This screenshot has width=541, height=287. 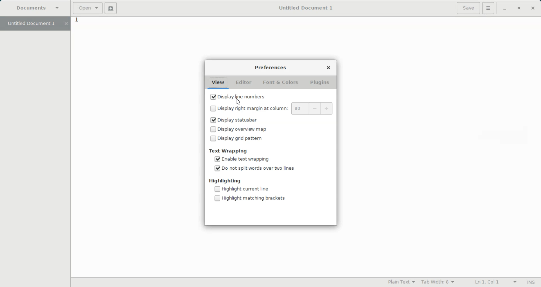 I want to click on 80, so click(x=300, y=108).